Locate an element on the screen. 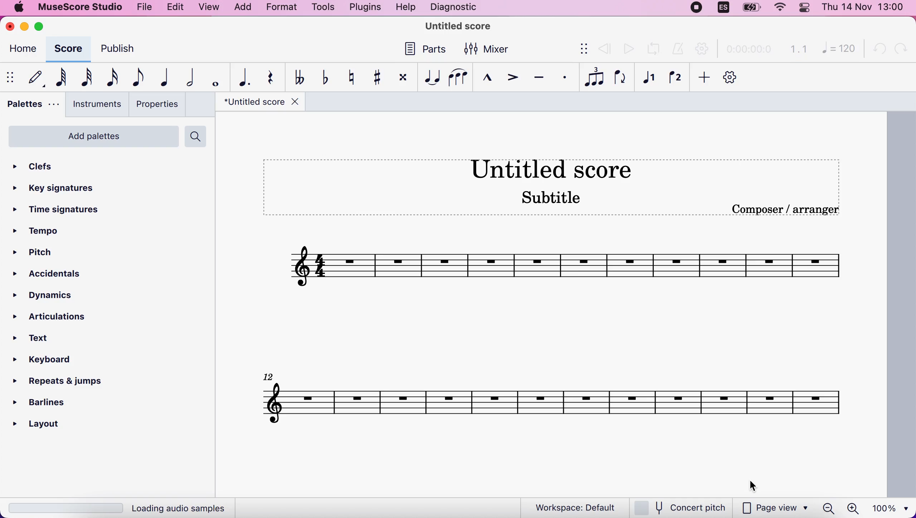 The width and height of the screenshot is (916, 518). layout is located at coordinates (46, 423).